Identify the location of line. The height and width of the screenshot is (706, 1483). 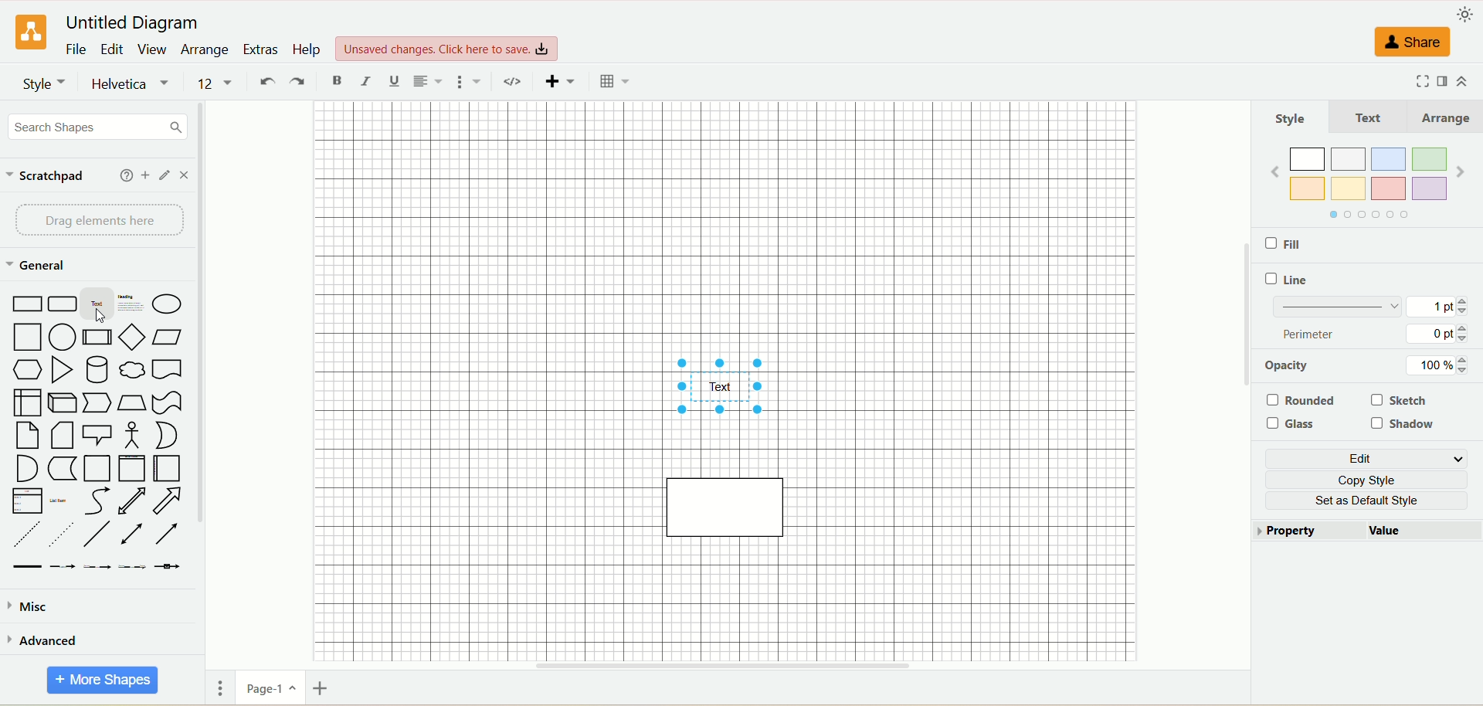
(1291, 281).